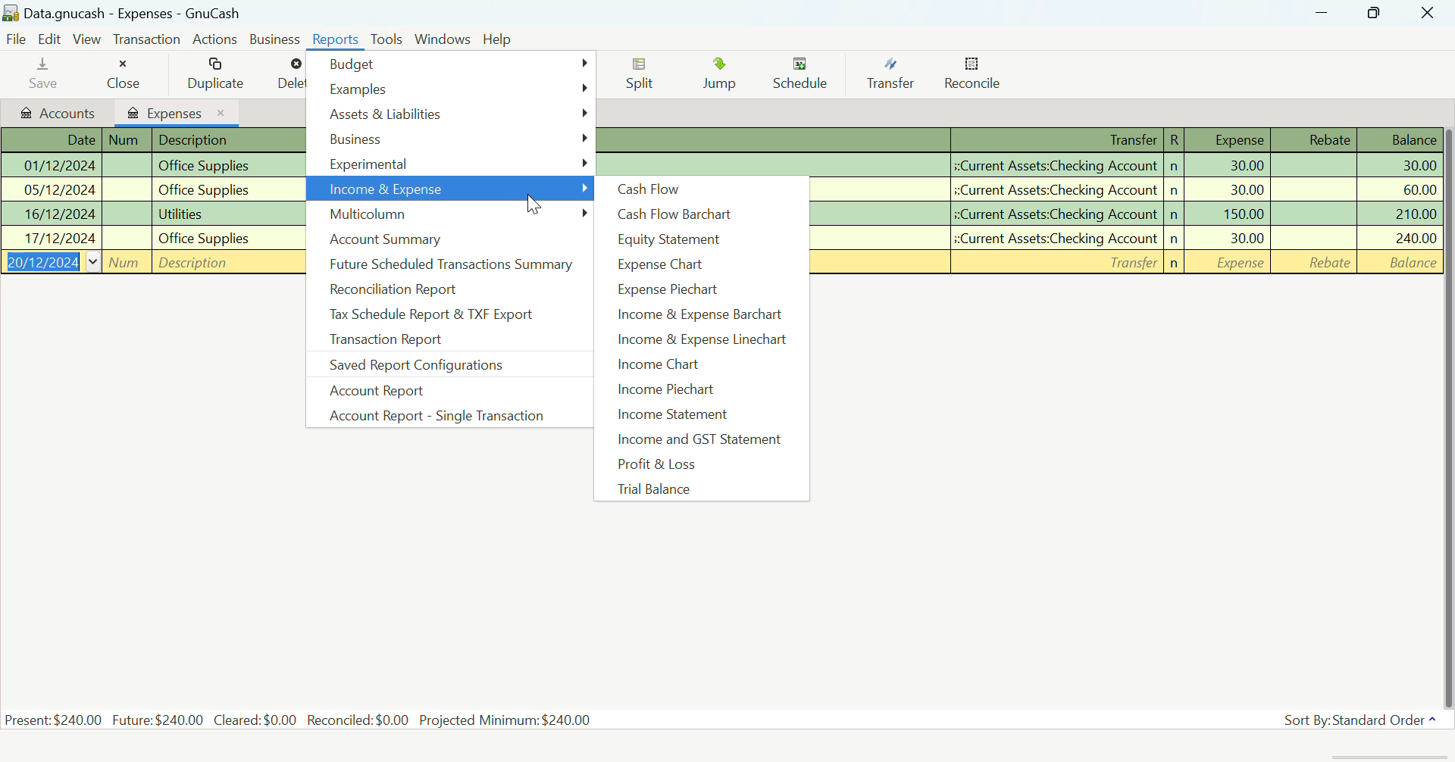 This screenshot has height=762, width=1455. I want to click on Restore Down, so click(1323, 13).